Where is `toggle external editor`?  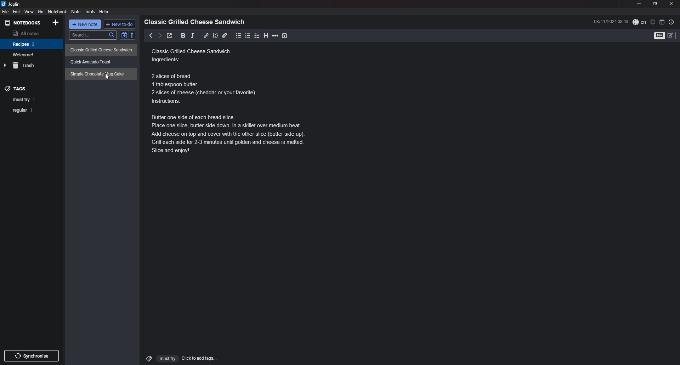 toggle external editor is located at coordinates (169, 36).